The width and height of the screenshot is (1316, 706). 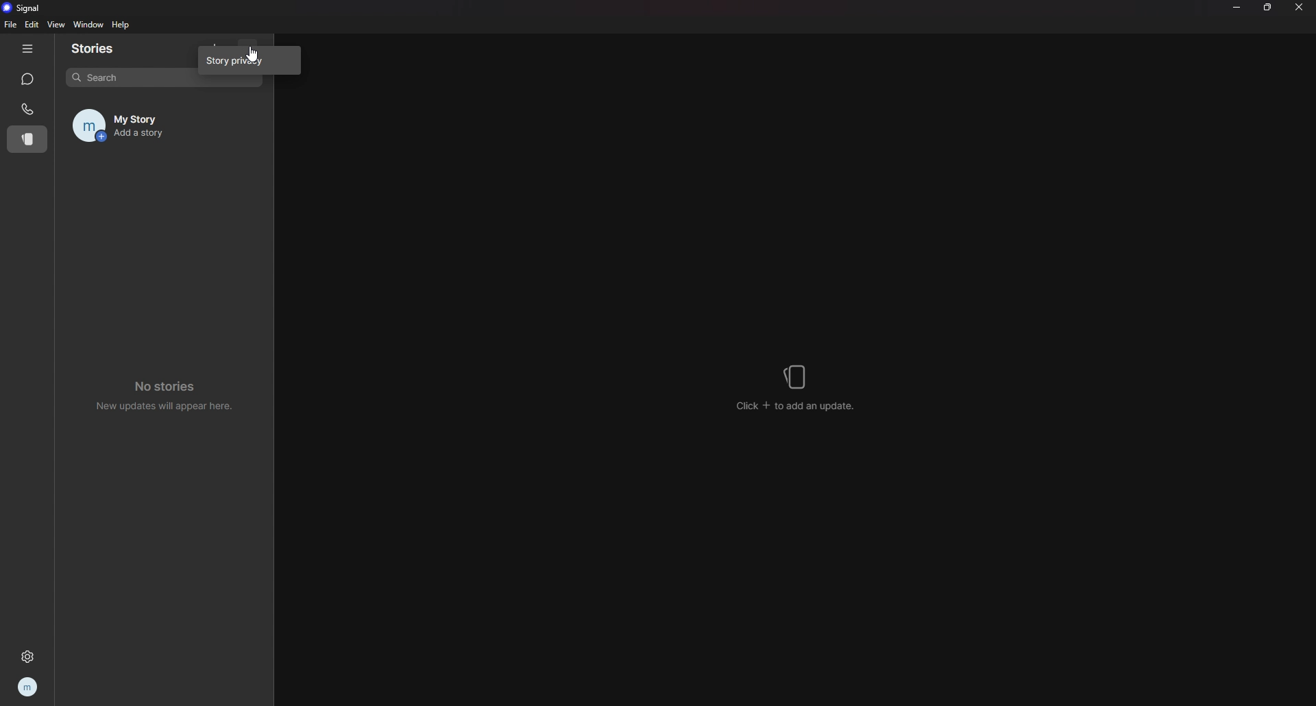 What do you see at coordinates (101, 49) in the screenshot?
I see `stories` at bounding box center [101, 49].